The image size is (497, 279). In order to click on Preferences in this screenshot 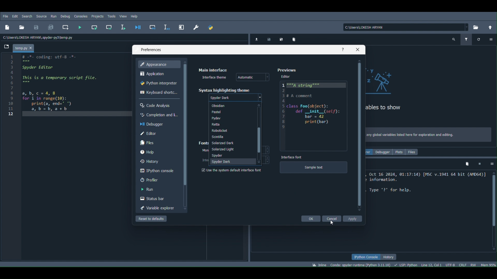, I will do `click(149, 49)`.